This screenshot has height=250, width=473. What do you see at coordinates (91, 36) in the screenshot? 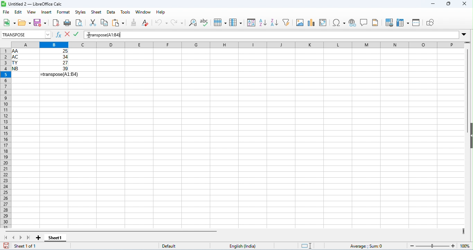
I see `cursor` at bounding box center [91, 36].